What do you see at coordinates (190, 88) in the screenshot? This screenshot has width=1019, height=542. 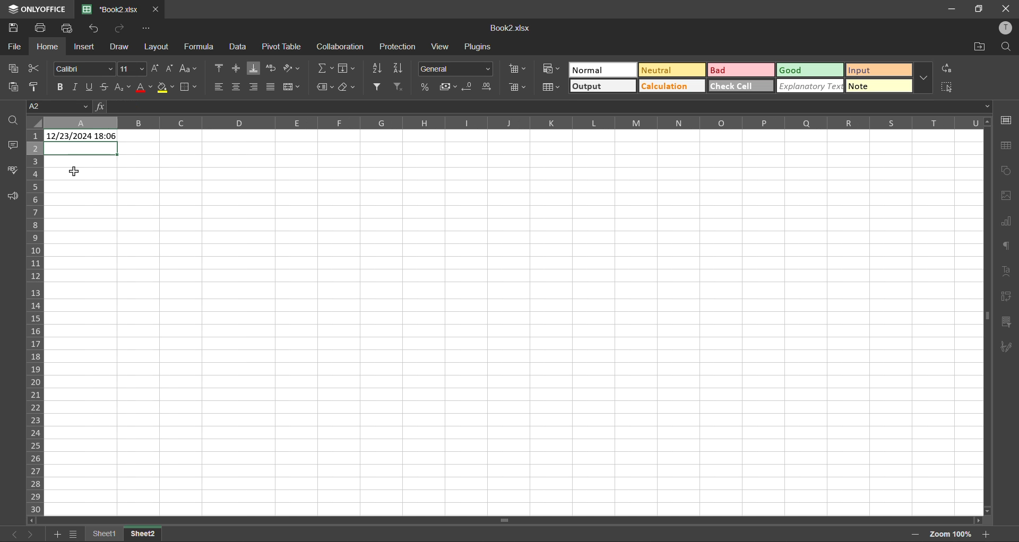 I see `borders` at bounding box center [190, 88].